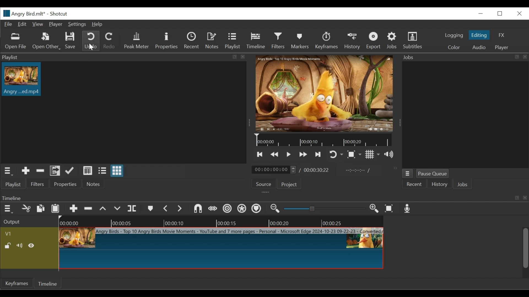  What do you see at coordinates (317, 170) in the screenshot?
I see `Total duration` at bounding box center [317, 170].